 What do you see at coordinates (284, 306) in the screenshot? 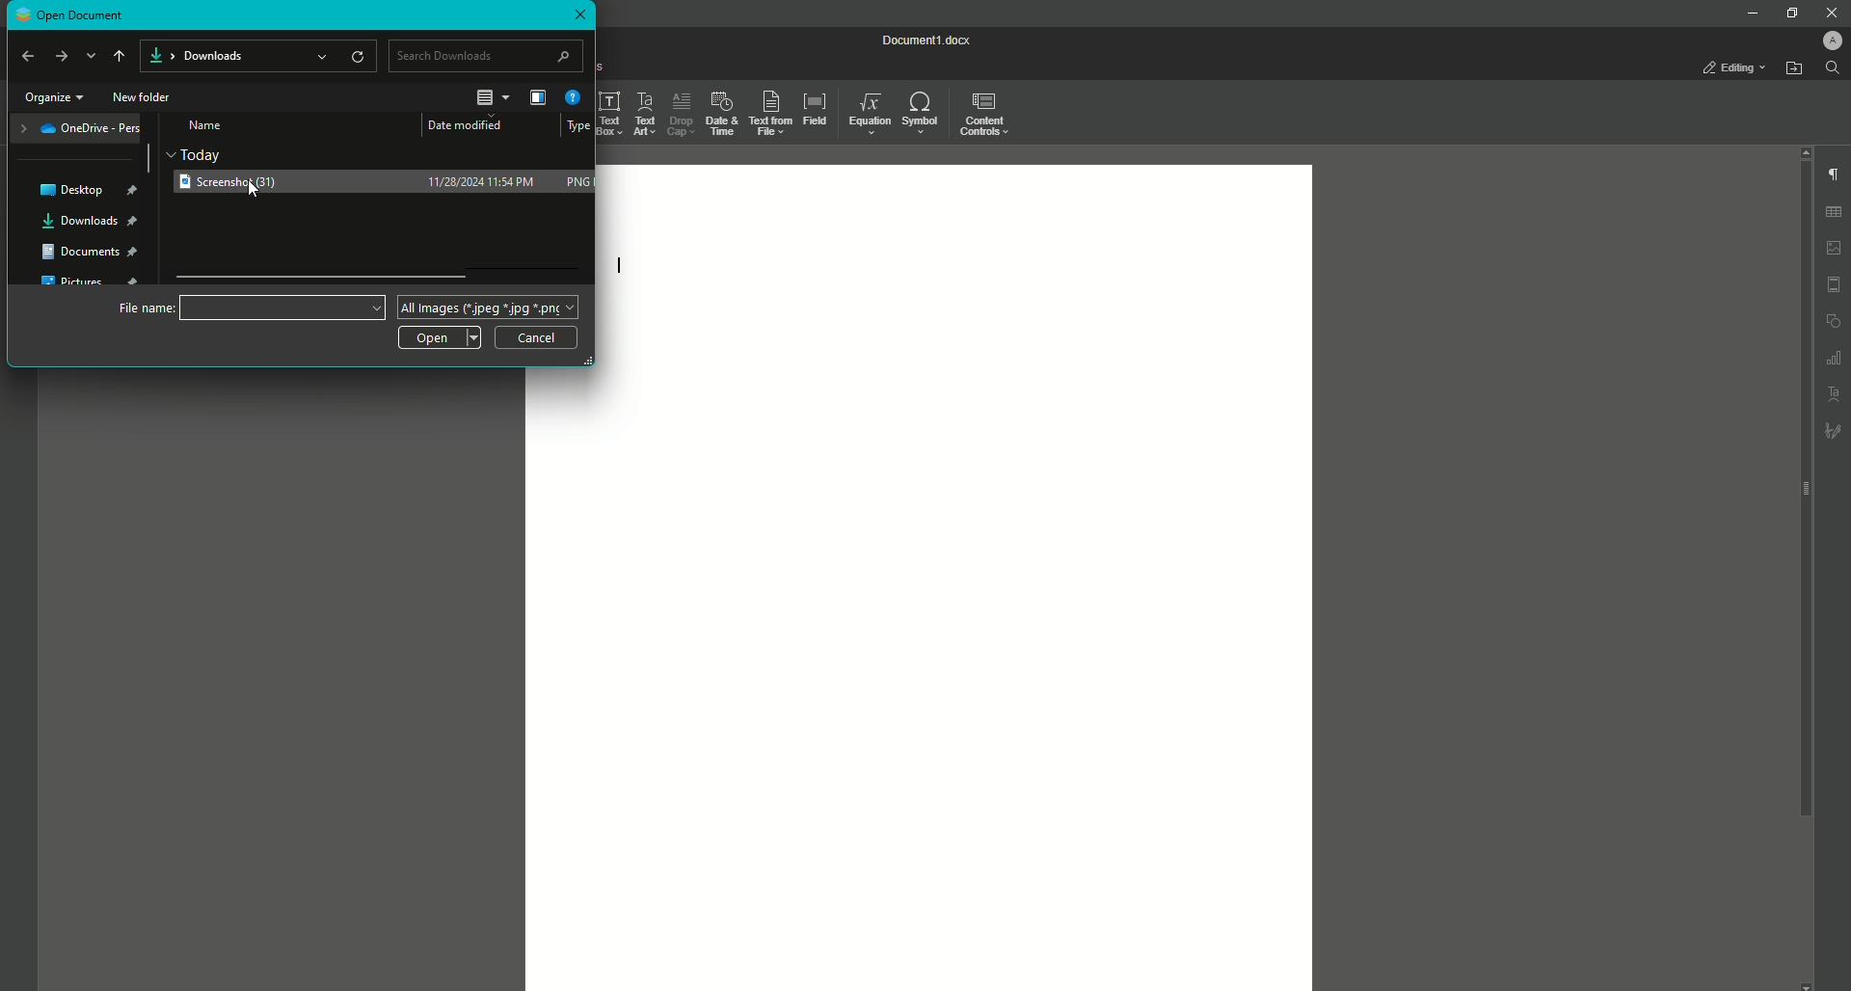
I see `File Name` at bounding box center [284, 306].